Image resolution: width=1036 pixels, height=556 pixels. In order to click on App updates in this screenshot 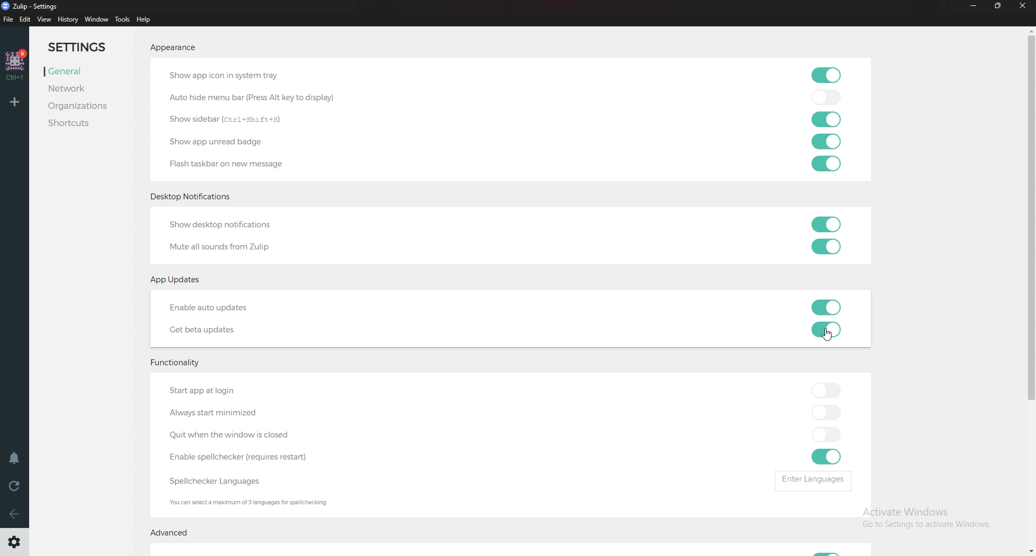, I will do `click(179, 280)`.